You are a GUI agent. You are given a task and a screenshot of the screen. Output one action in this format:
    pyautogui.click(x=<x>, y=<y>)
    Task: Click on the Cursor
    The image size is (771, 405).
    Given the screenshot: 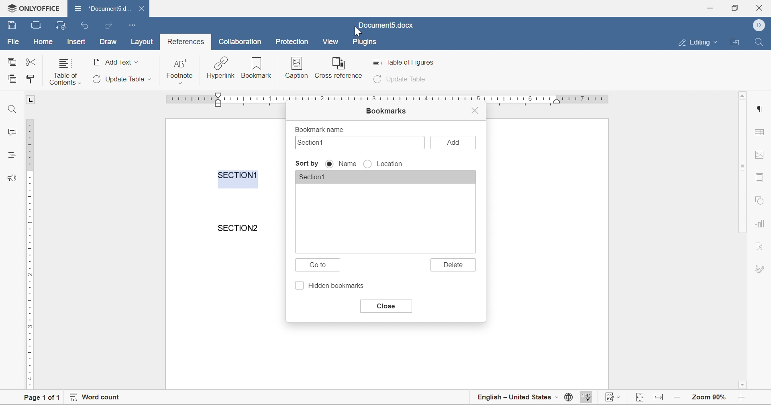 What is the action you would take?
    pyautogui.click(x=359, y=32)
    